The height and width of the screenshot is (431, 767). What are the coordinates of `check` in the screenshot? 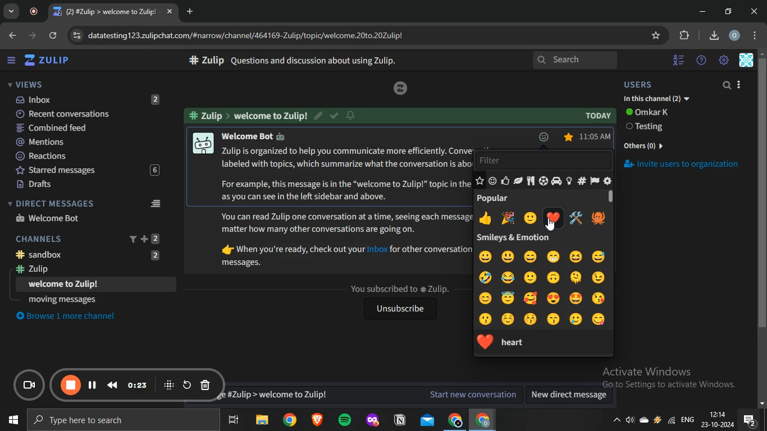 It's located at (335, 117).